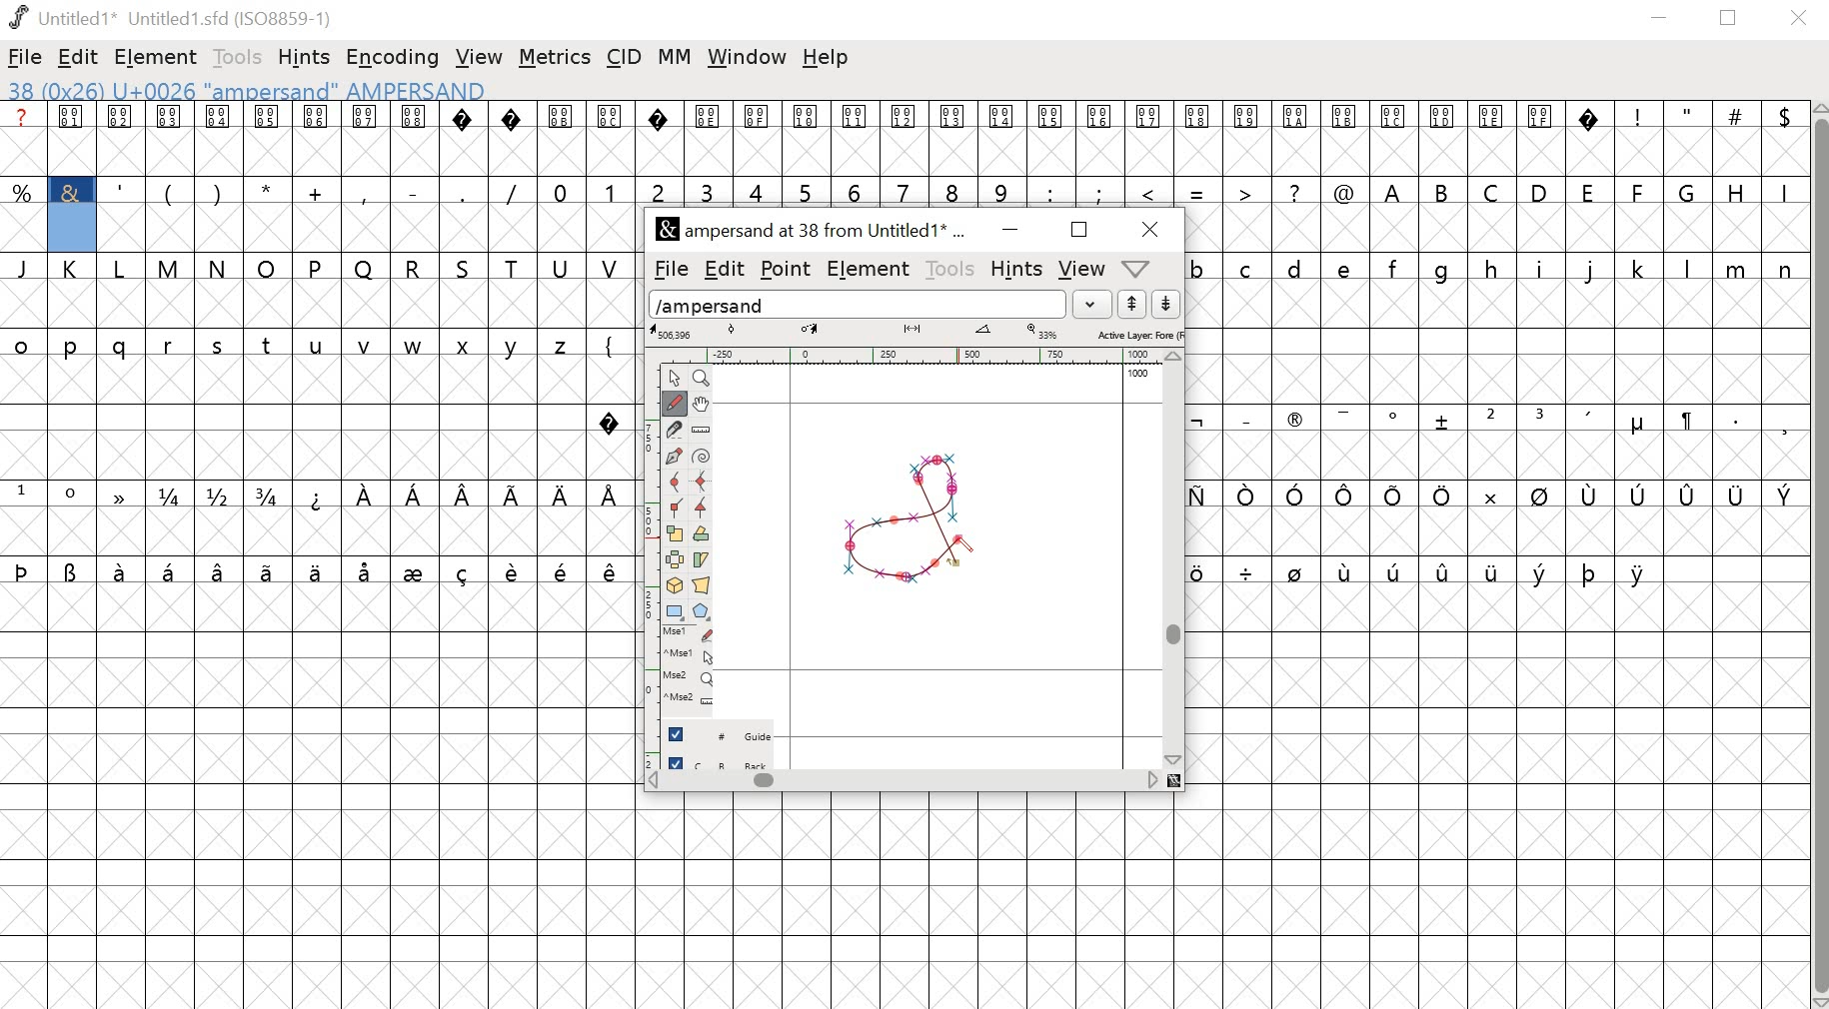 The height and width of the screenshot is (1009, 1829). What do you see at coordinates (465, 139) in the screenshot?
I see `?` at bounding box center [465, 139].